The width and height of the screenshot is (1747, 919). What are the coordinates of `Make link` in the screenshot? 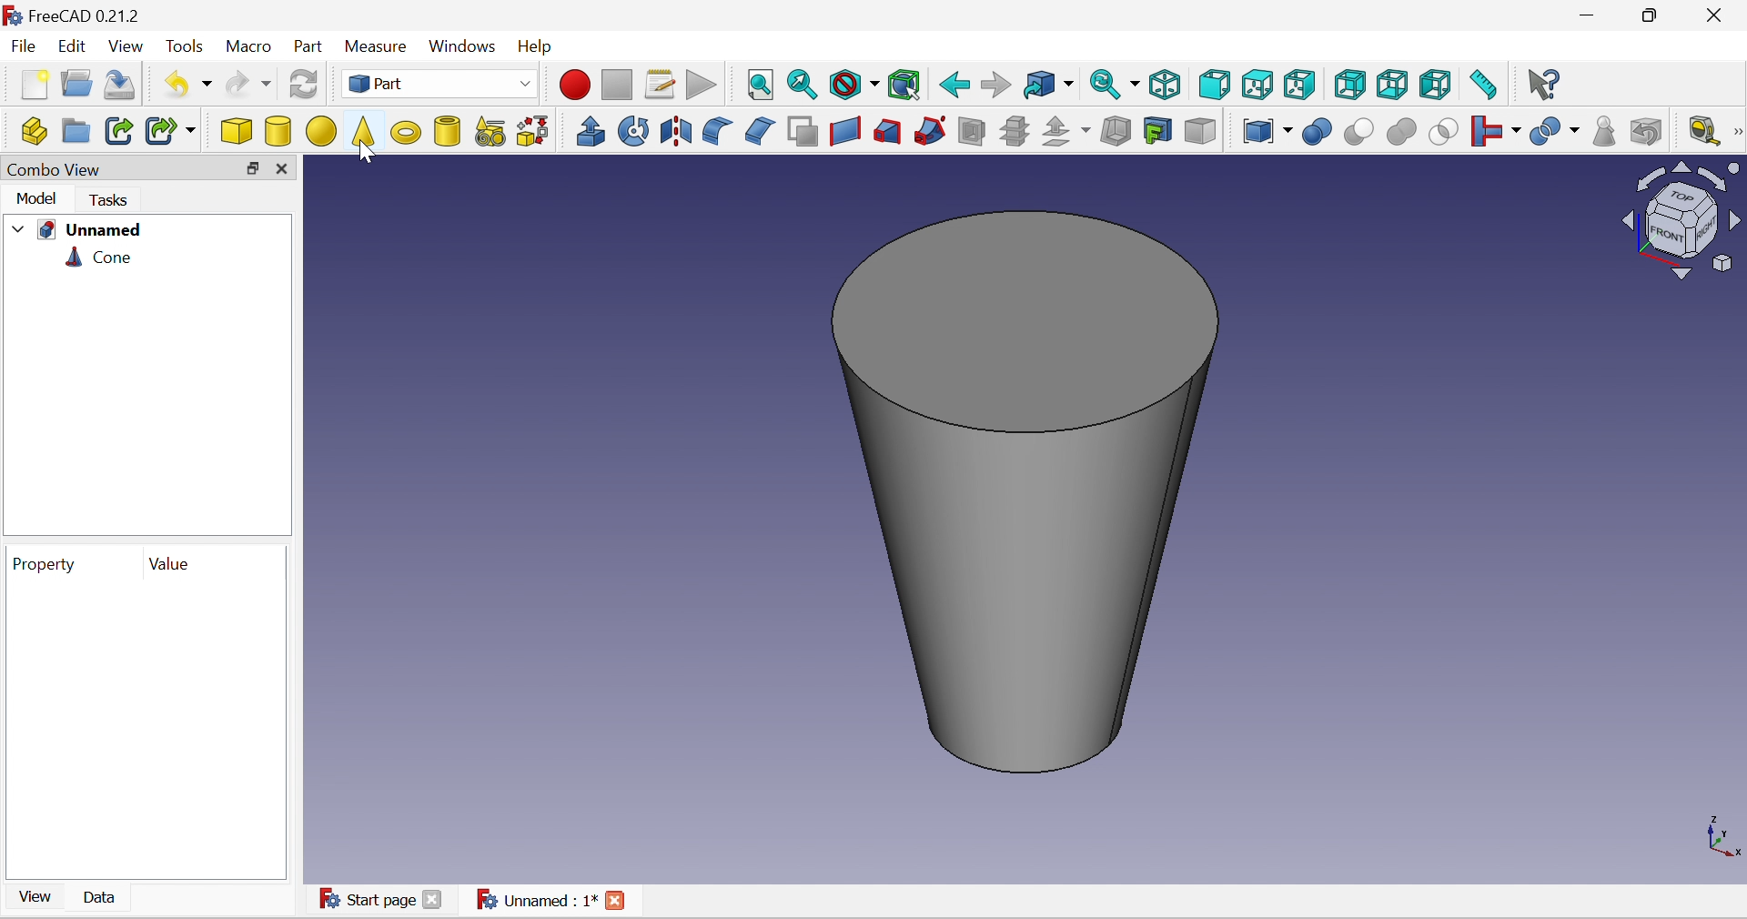 It's located at (118, 133).